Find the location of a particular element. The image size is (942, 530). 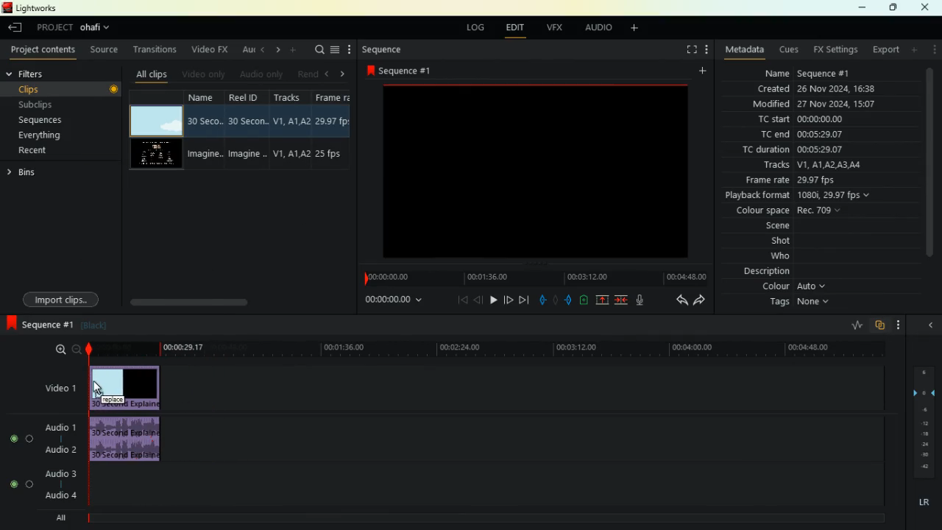

Cursor is located at coordinates (98, 389).